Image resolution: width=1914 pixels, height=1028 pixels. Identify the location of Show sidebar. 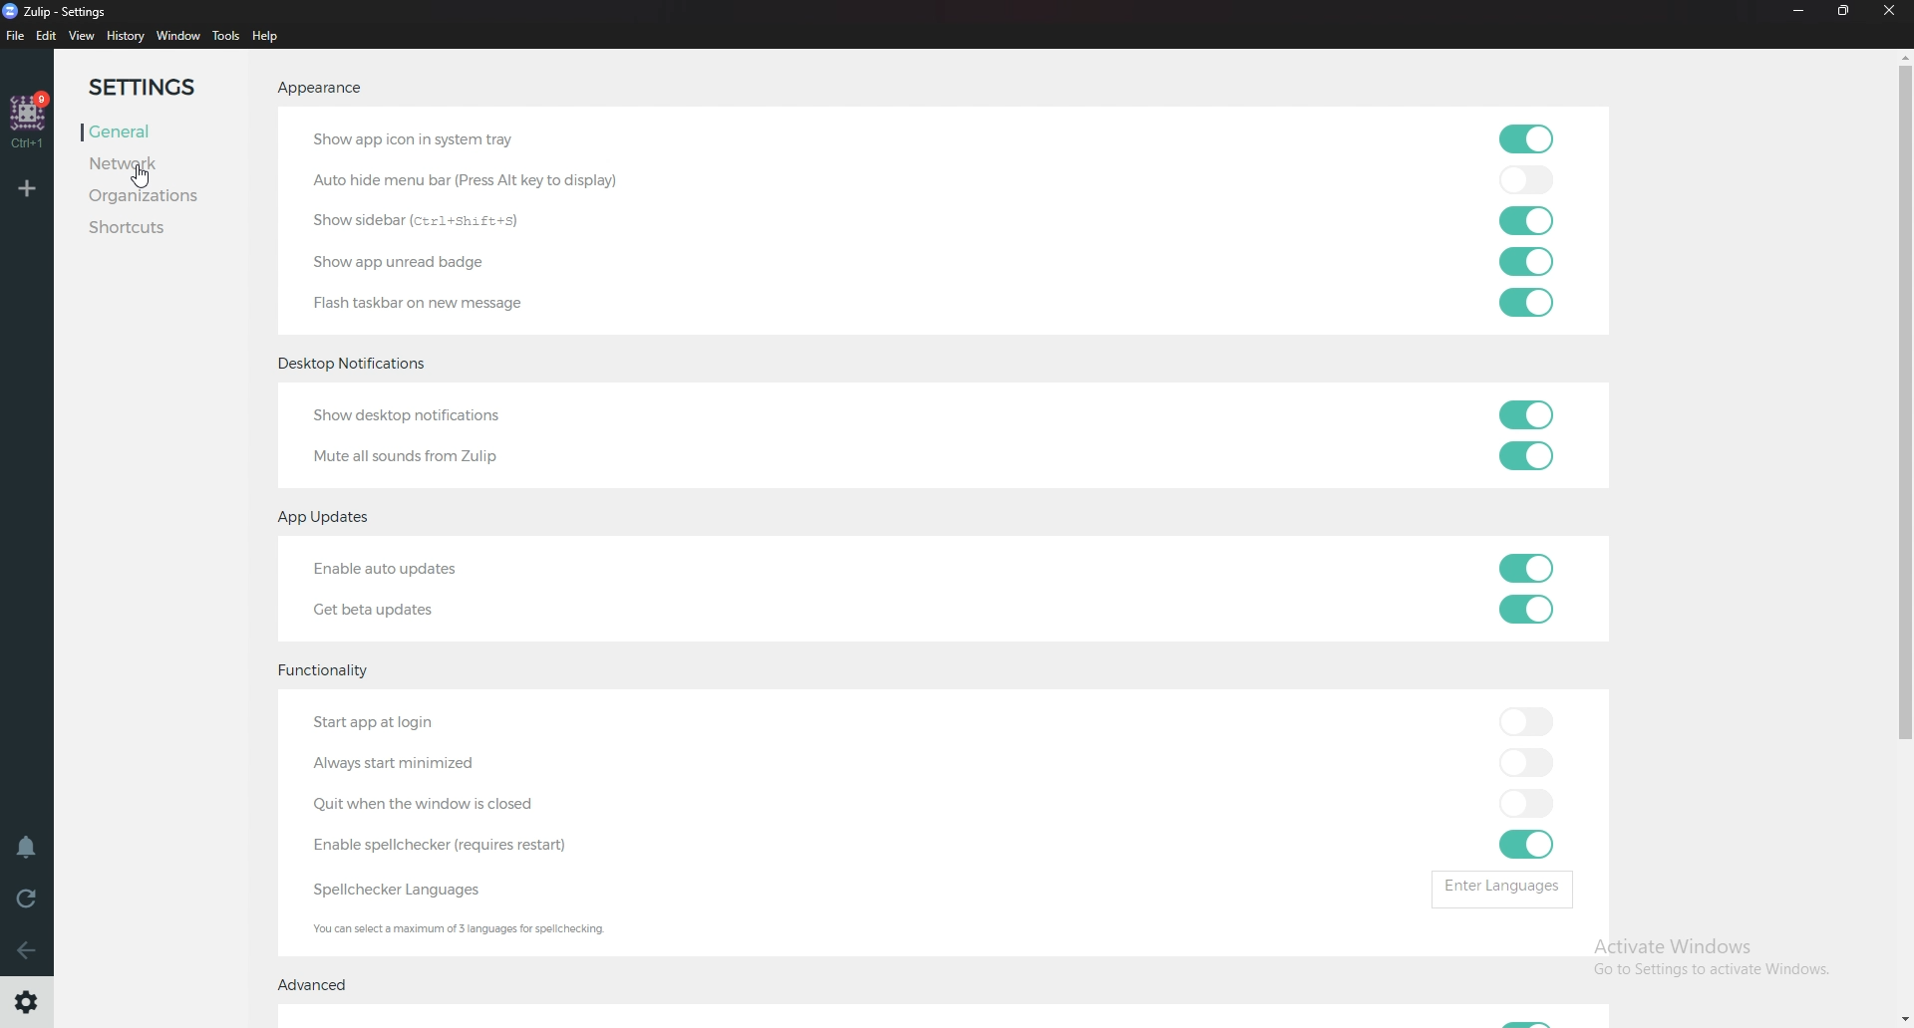
(433, 221).